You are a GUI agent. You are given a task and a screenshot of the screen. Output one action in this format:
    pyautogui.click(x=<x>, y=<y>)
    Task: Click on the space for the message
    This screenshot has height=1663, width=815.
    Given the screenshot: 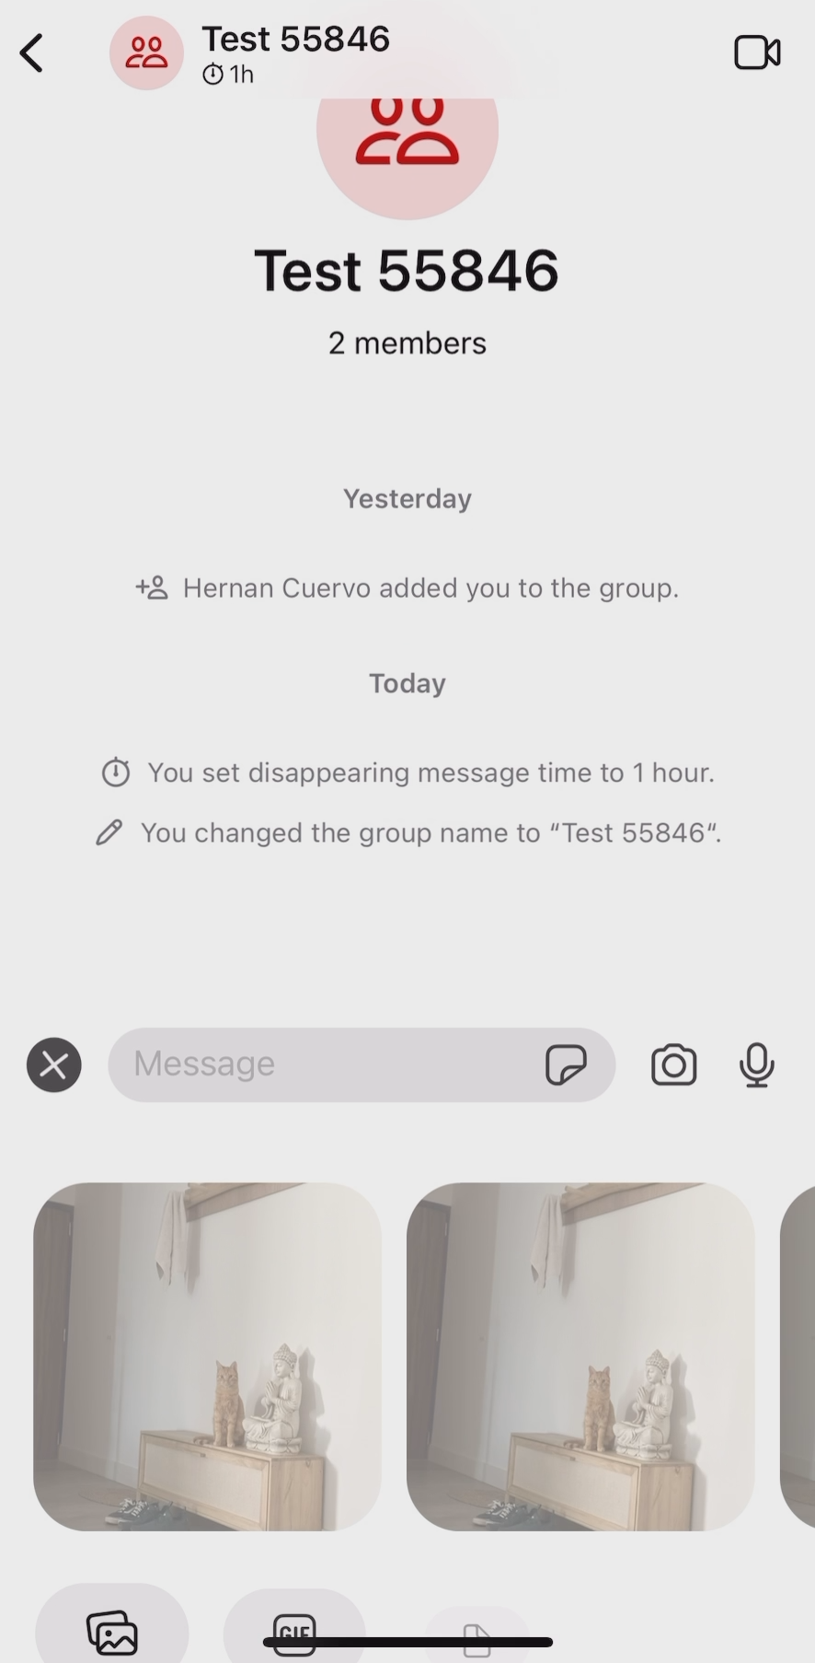 What is the action you would take?
    pyautogui.click(x=320, y=1064)
    